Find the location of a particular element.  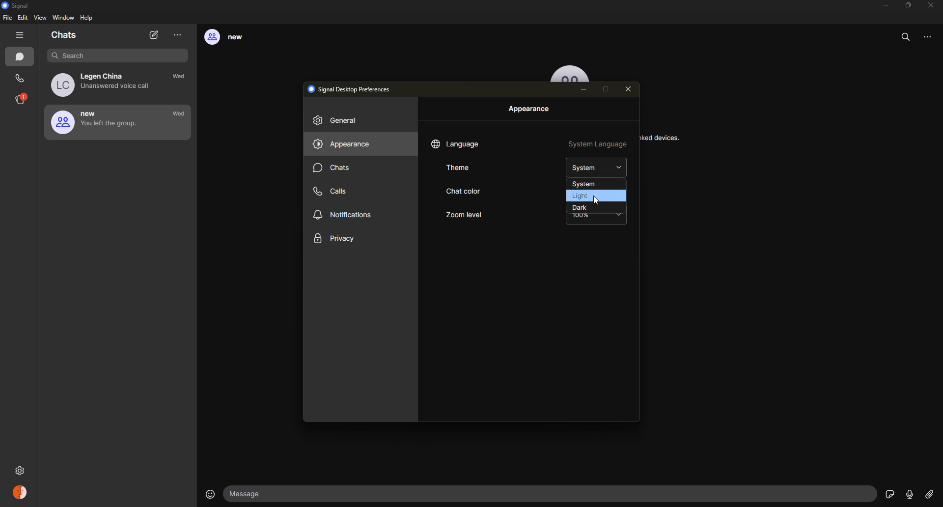

stickers is located at coordinates (888, 493).